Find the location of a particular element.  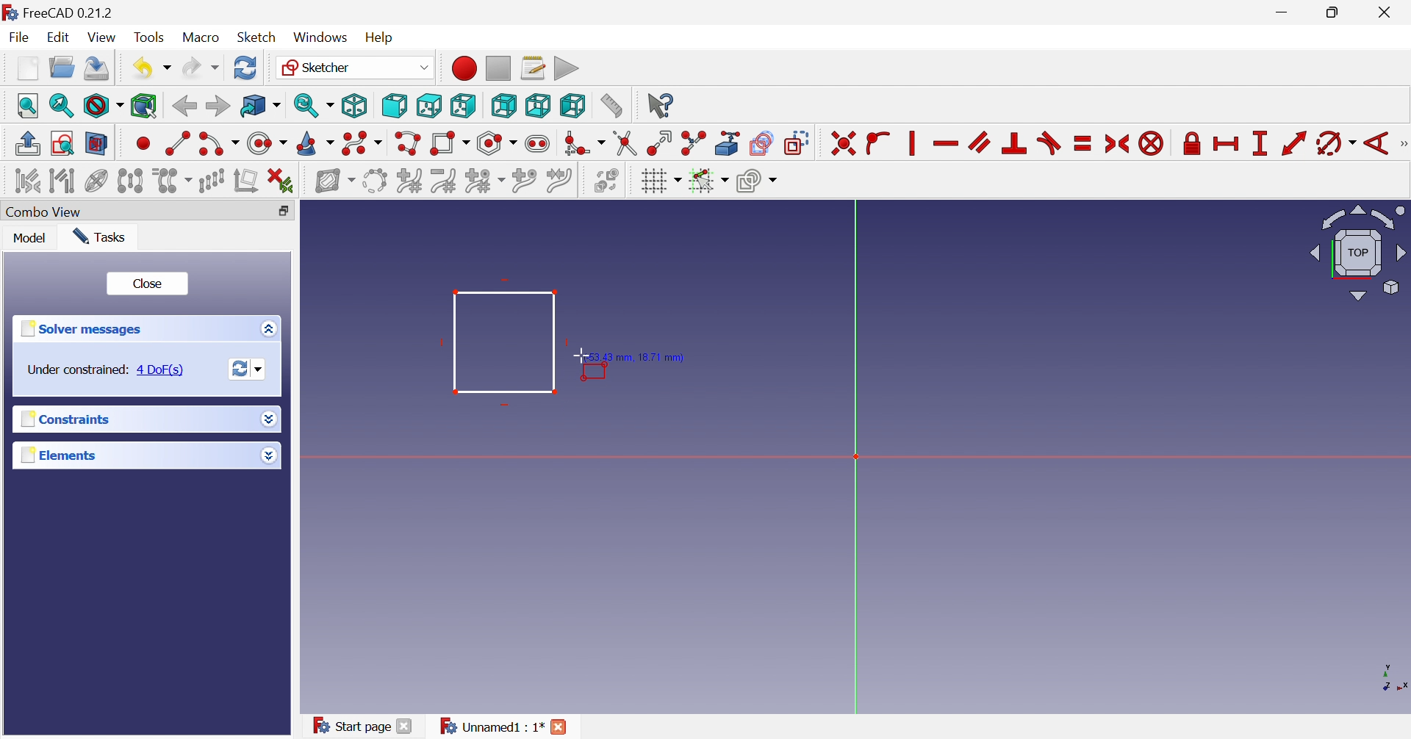

Create conic is located at coordinates (316, 145).